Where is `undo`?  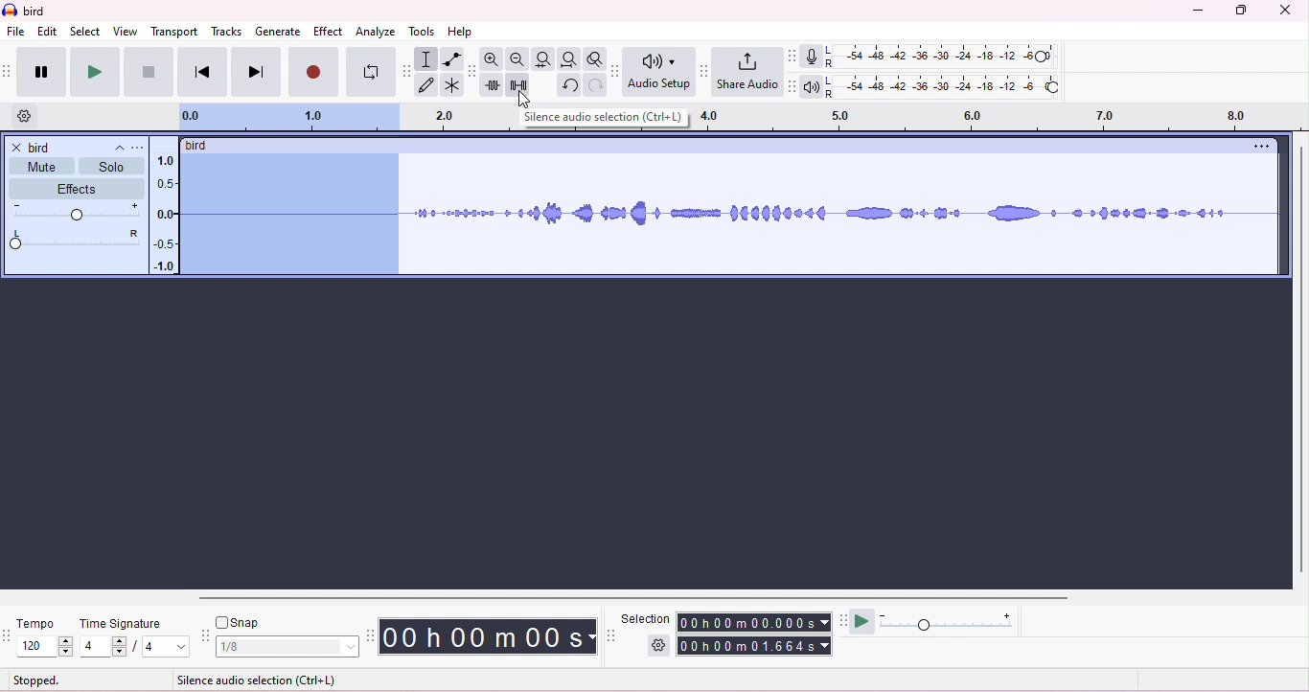 undo is located at coordinates (570, 85).